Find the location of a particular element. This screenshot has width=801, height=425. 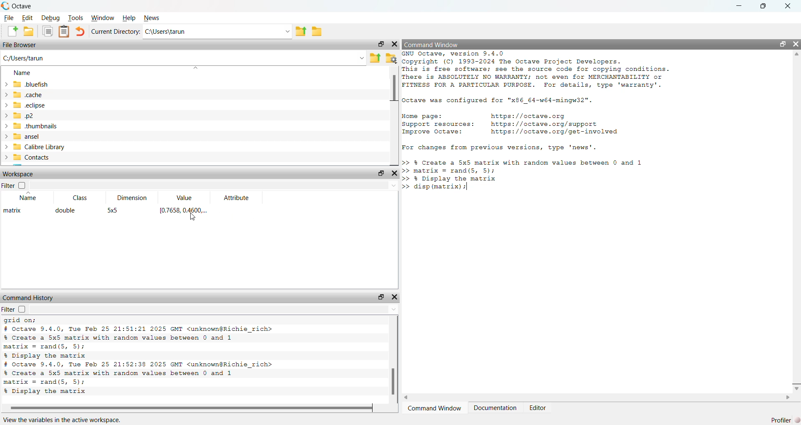

Tools is located at coordinates (76, 17).